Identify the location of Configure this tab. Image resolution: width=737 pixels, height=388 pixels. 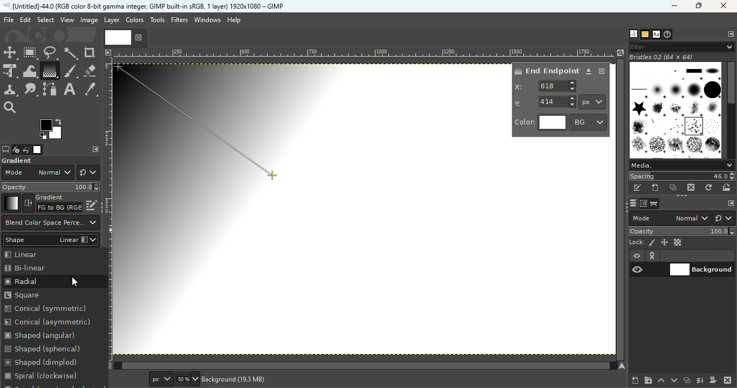
(730, 204).